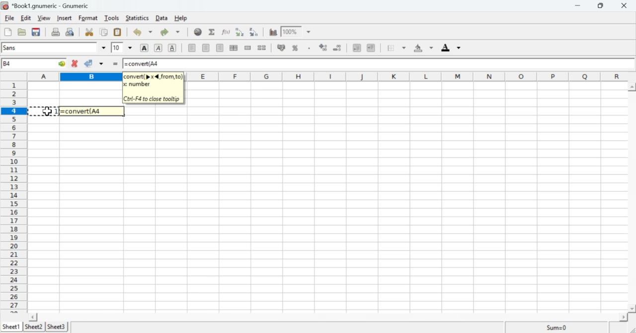 This screenshot has height=333, width=636. Describe the element at coordinates (118, 31) in the screenshot. I see `Paste the clipboard` at that location.